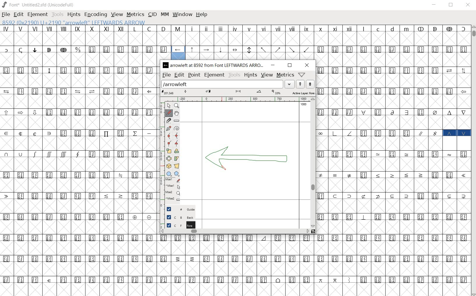 This screenshot has width=476, height=296. What do you see at coordinates (176, 121) in the screenshot?
I see `measure a distance, angle between points` at bounding box center [176, 121].